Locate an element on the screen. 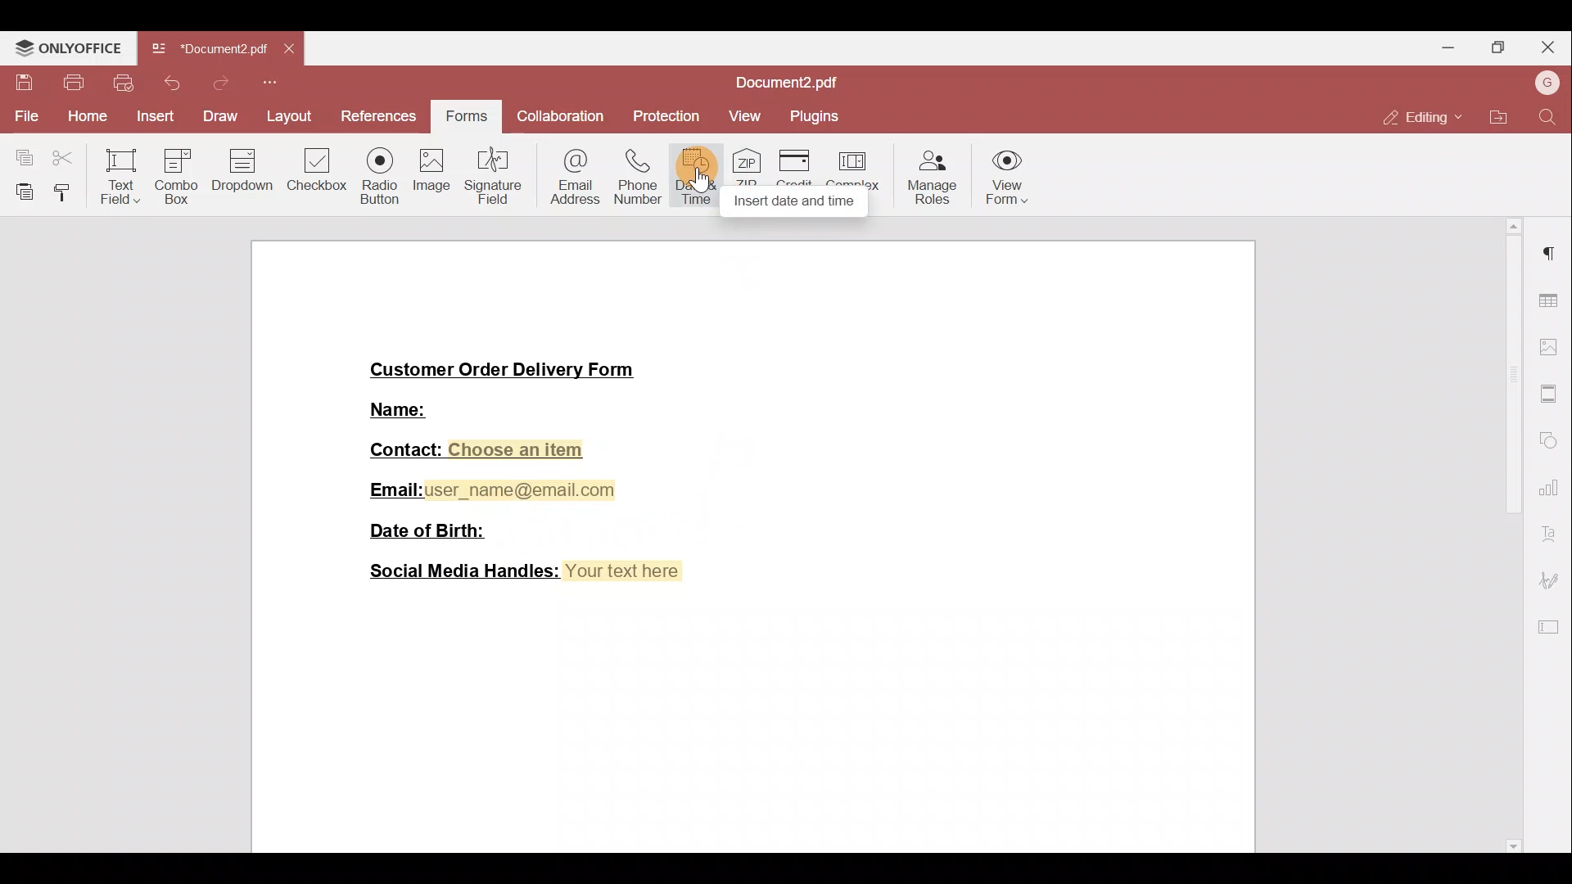 This screenshot has height=884, width=1572. Scroll bar is located at coordinates (1511, 536).